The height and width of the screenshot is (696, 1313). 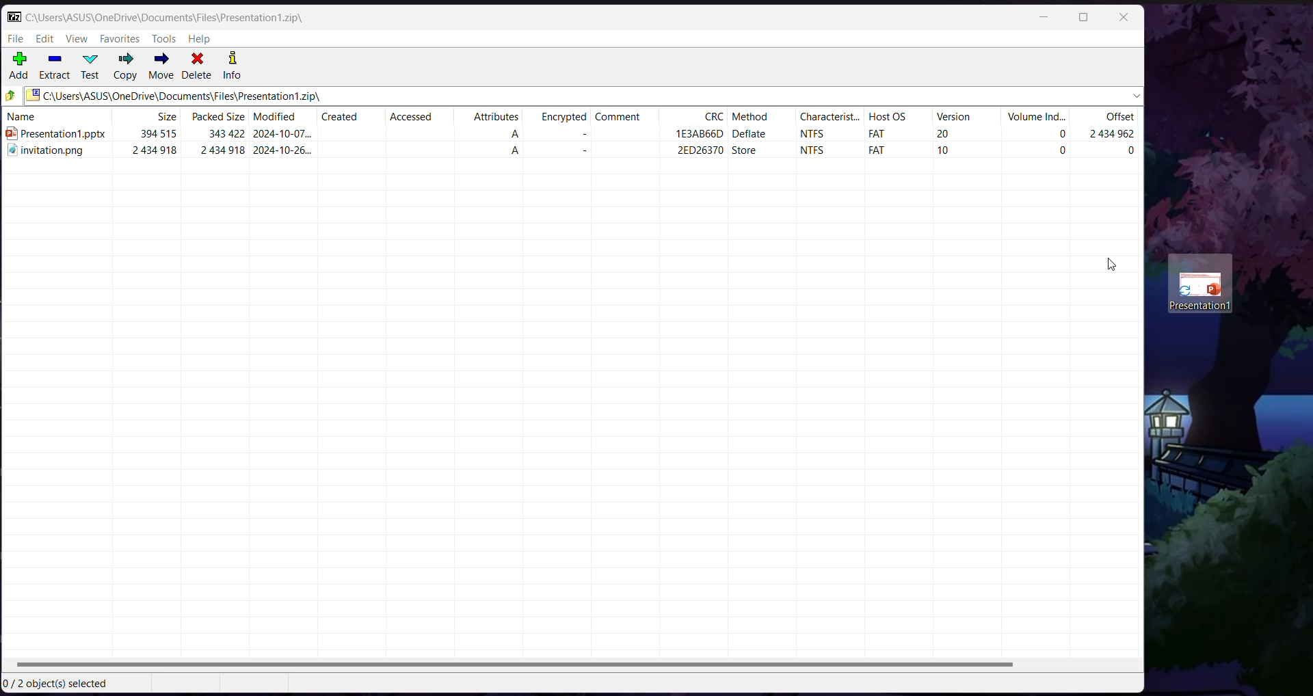 I want to click on Delete, so click(x=197, y=66).